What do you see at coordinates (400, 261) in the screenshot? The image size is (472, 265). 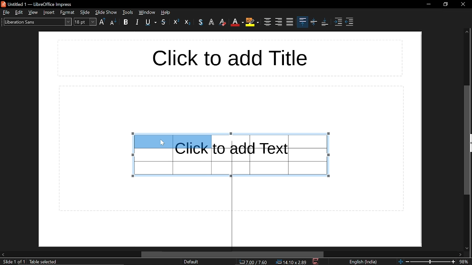 I see `fit to page` at bounding box center [400, 261].